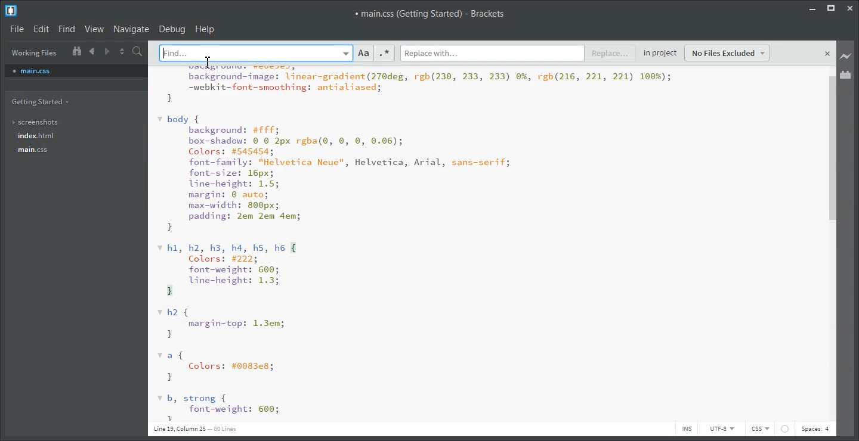  I want to click on Navigate, so click(131, 29).